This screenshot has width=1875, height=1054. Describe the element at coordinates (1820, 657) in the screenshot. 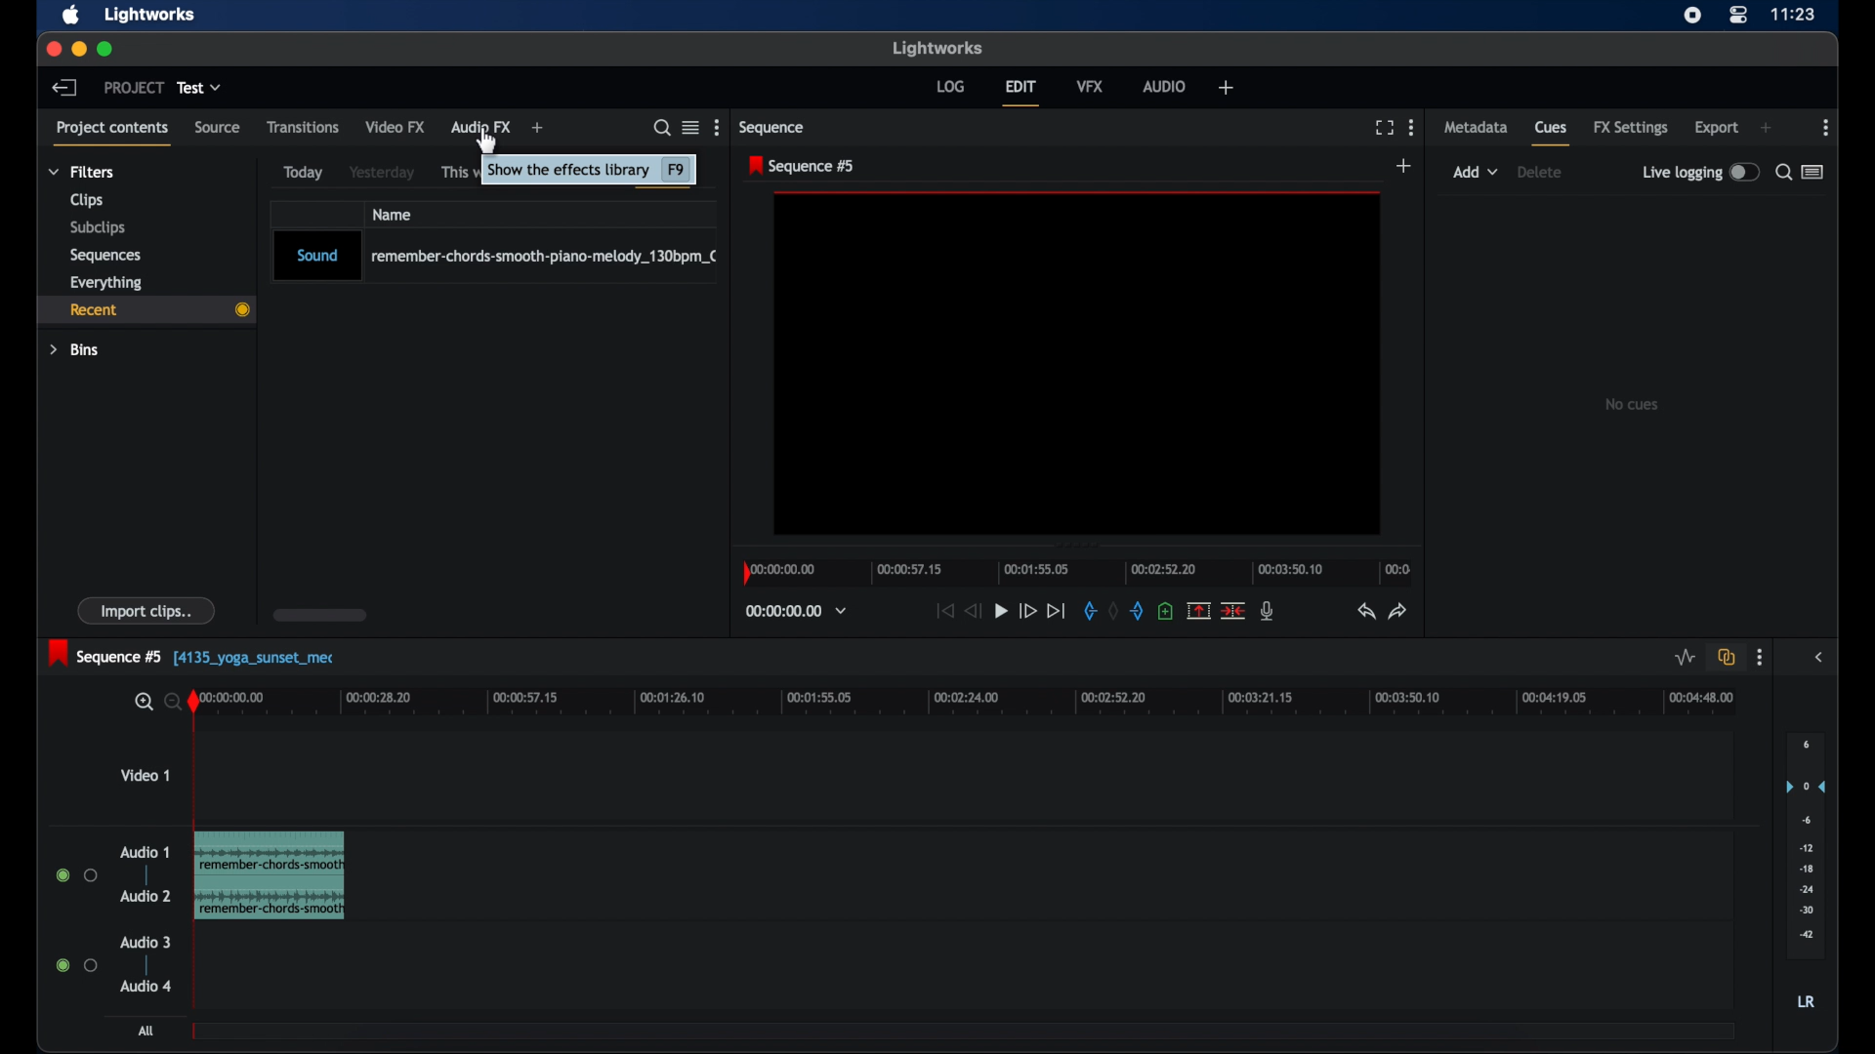

I see `sidebar` at that location.